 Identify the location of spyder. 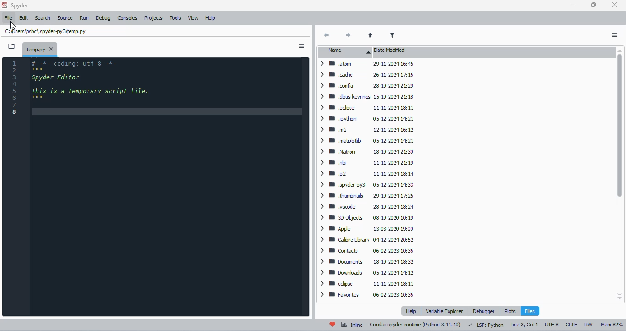
(20, 5).